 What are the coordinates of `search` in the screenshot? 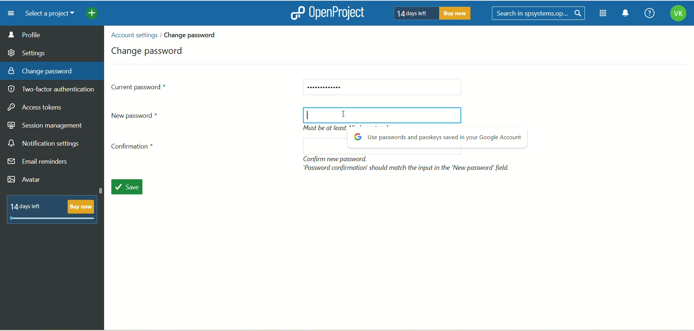 It's located at (540, 14).